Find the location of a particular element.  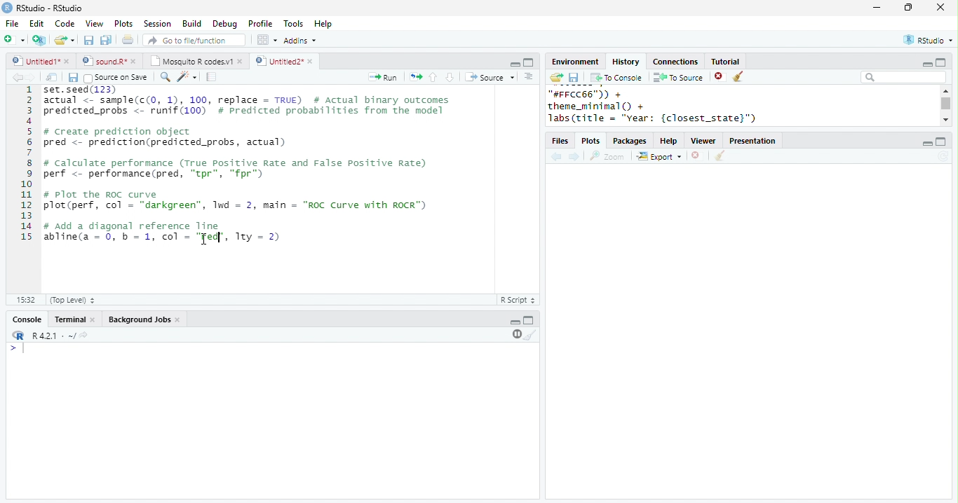

clear is located at coordinates (531, 334).